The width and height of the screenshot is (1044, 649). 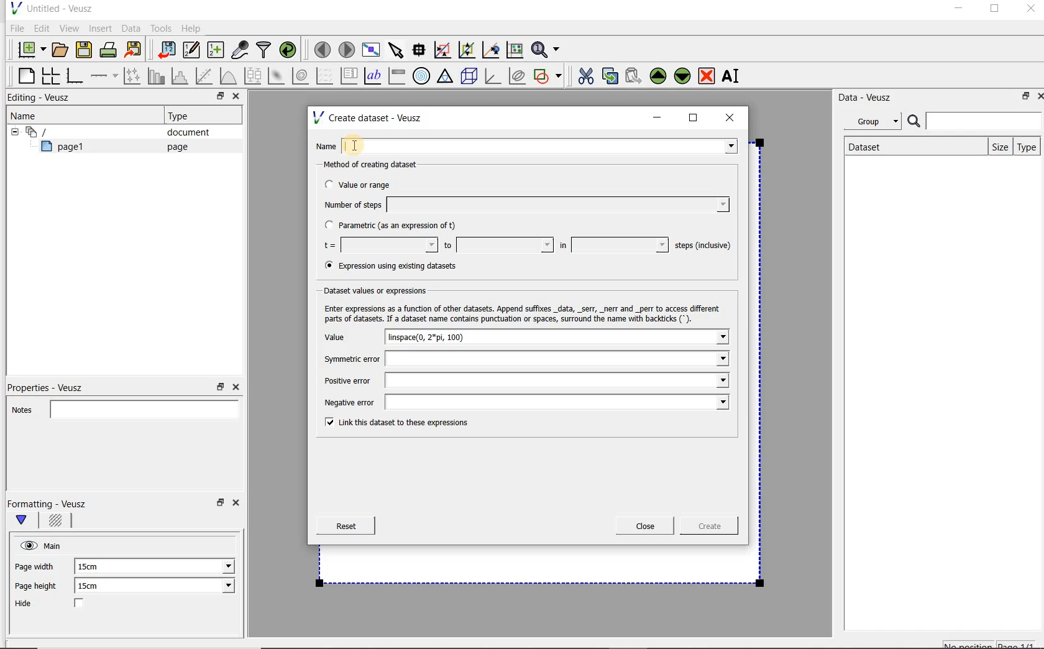 I want to click on size, so click(x=997, y=145).